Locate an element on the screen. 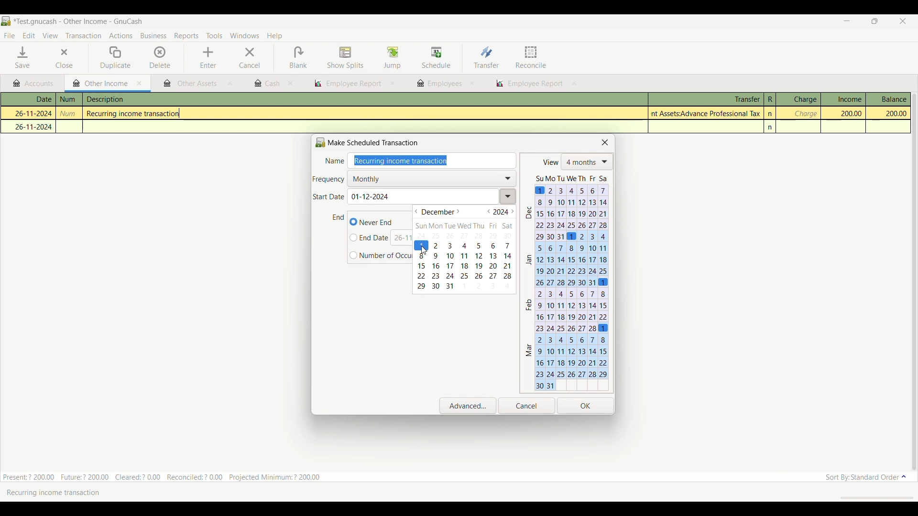 This screenshot has height=516, width=918. 200.00 is located at coordinates (888, 114).